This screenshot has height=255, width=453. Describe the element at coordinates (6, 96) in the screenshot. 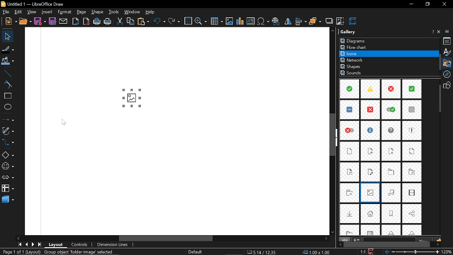

I see `rectangle` at that location.